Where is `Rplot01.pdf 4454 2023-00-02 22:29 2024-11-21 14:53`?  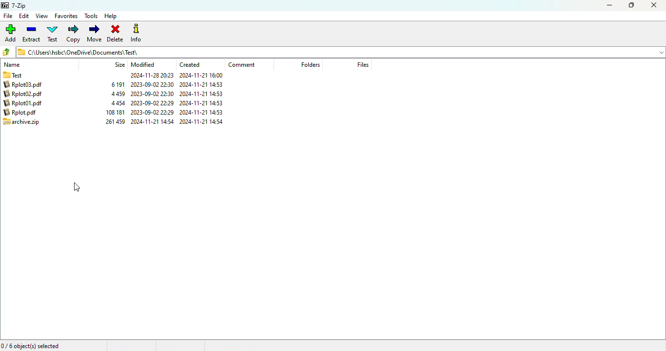
Rplot01.pdf 4454 2023-00-02 22:29 2024-11-21 14:53 is located at coordinates (26, 112).